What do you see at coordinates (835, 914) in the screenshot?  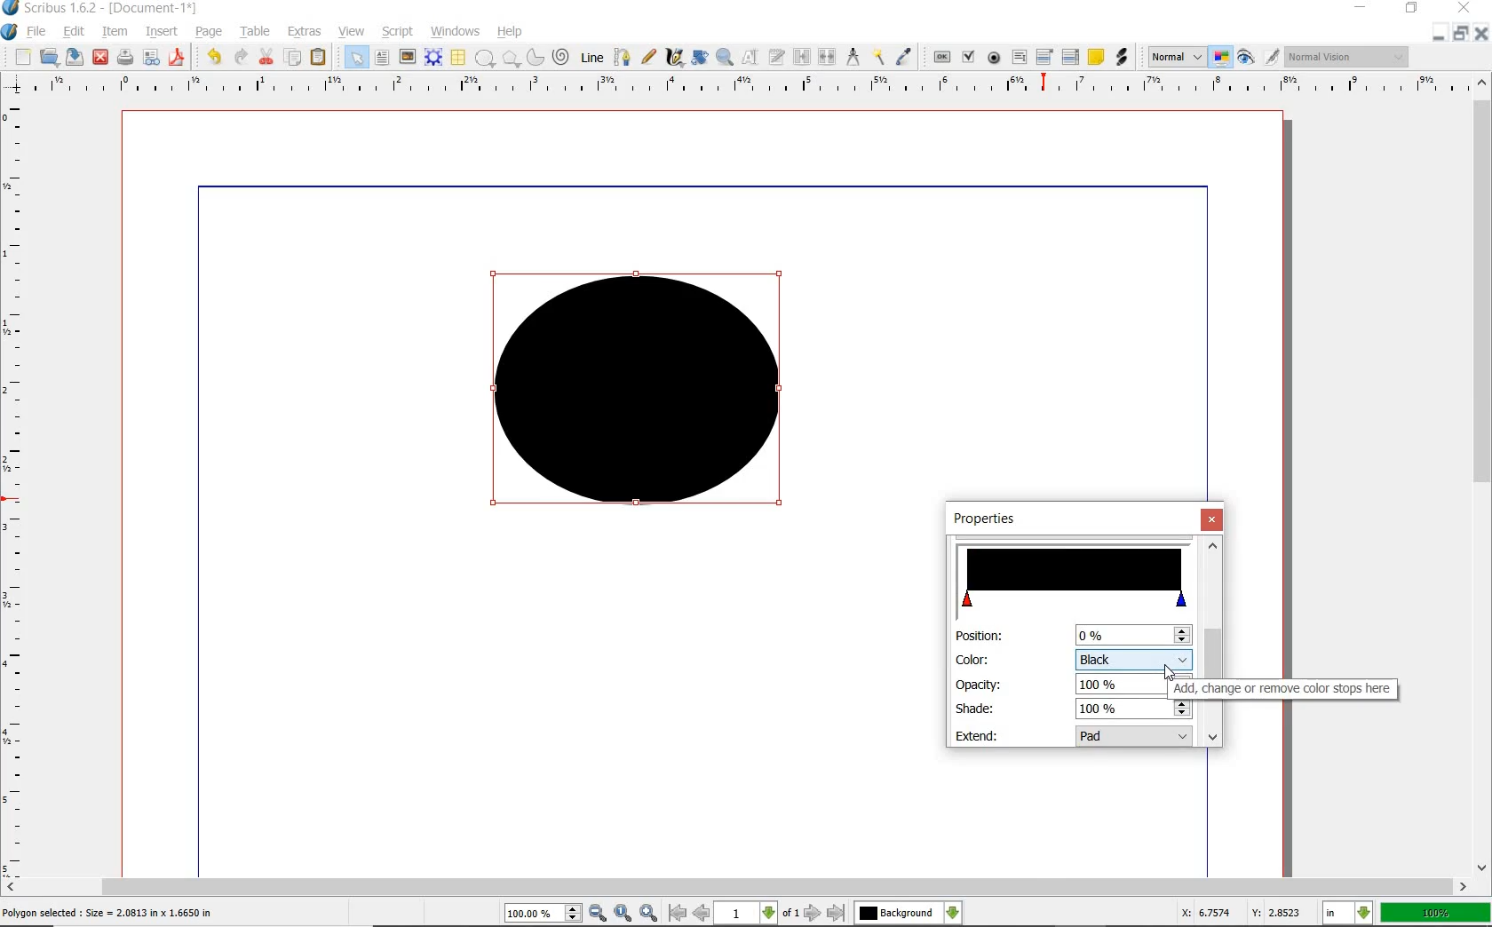 I see `last` at bounding box center [835, 914].